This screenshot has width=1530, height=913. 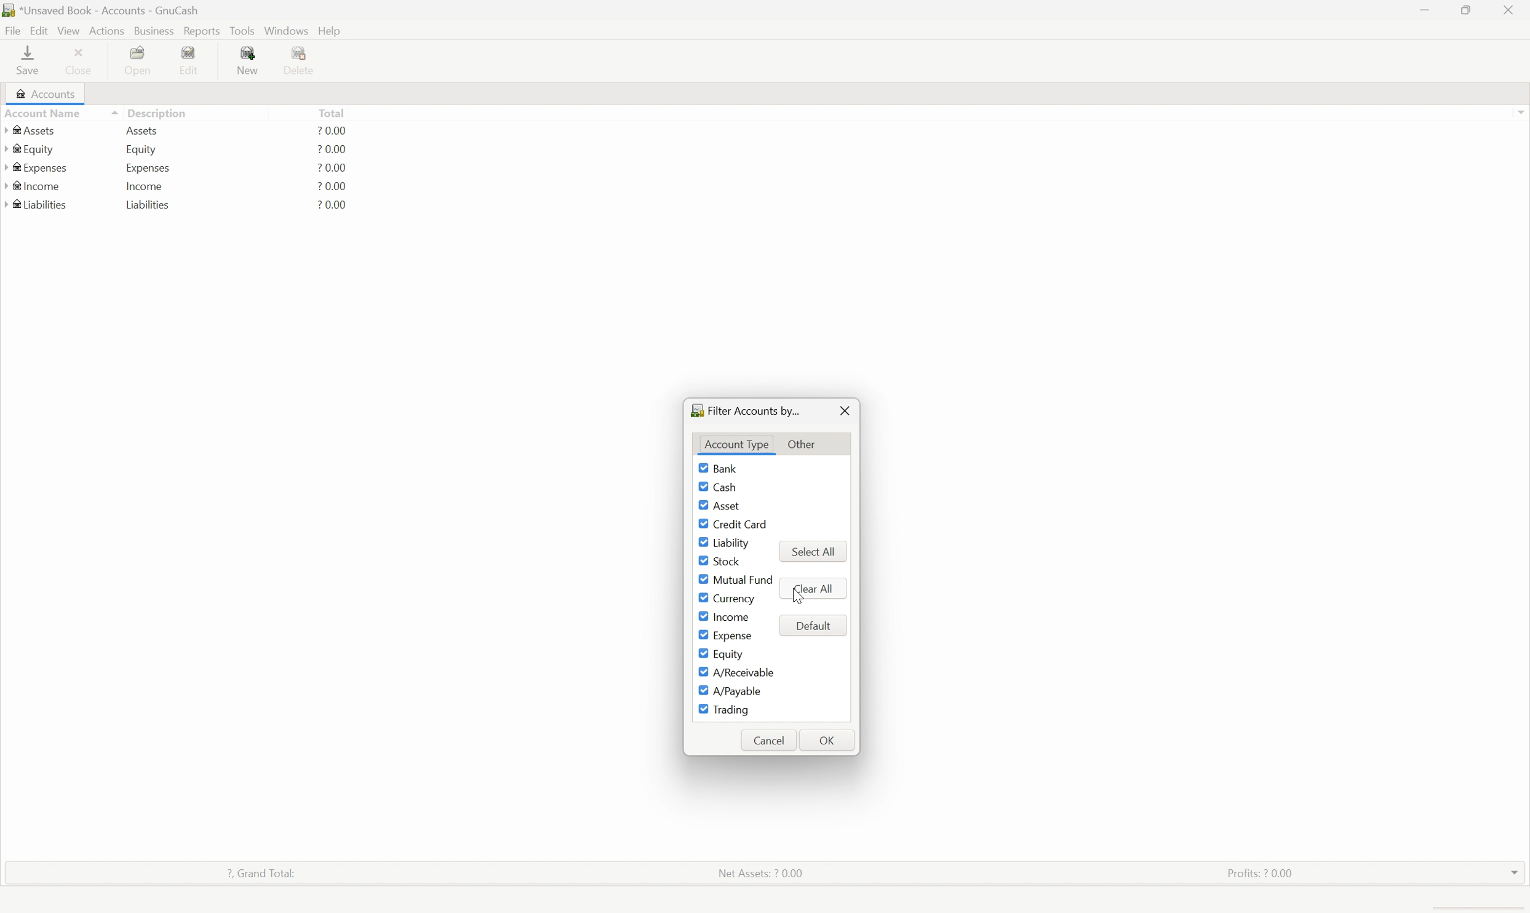 I want to click on Checkbox, so click(x=701, y=598).